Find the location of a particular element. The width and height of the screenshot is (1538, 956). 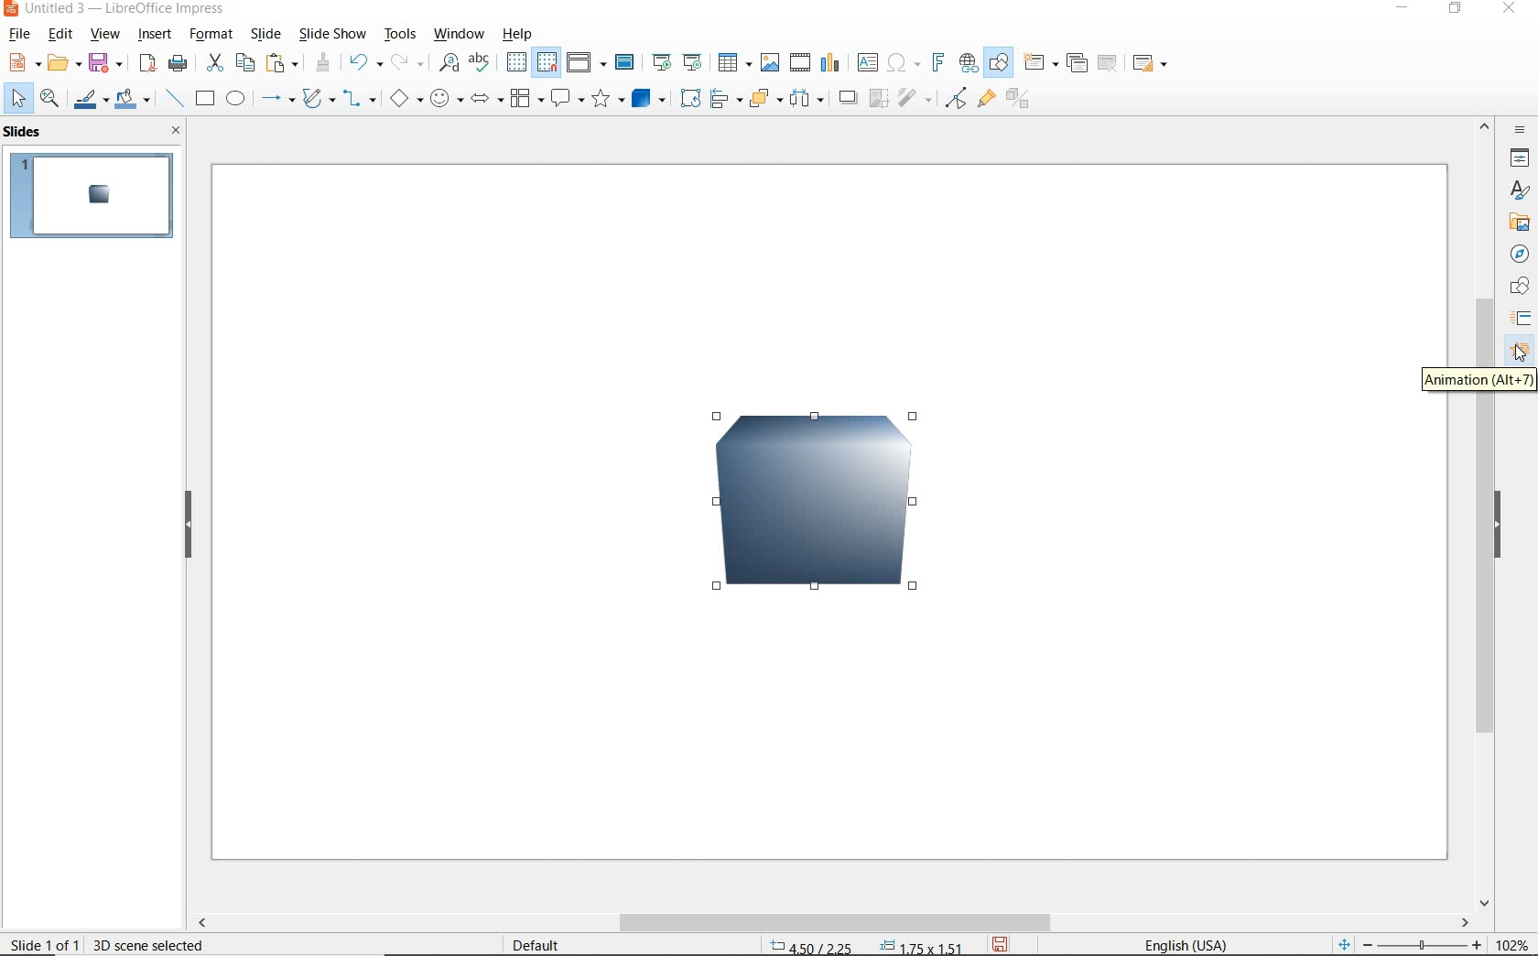

start from current slide is located at coordinates (692, 62).